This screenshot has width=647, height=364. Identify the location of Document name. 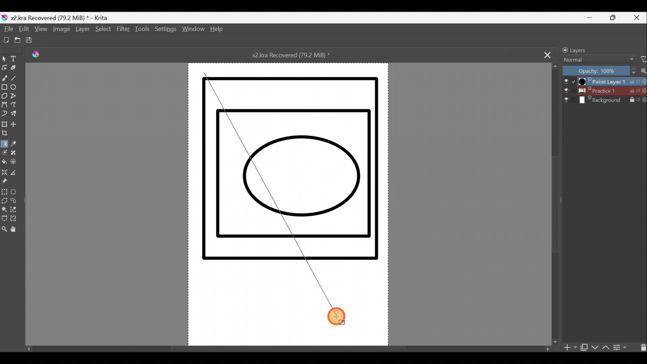
(59, 18).